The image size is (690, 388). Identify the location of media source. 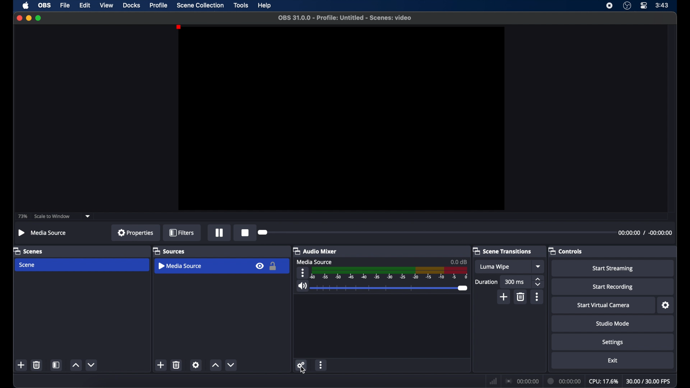
(181, 265).